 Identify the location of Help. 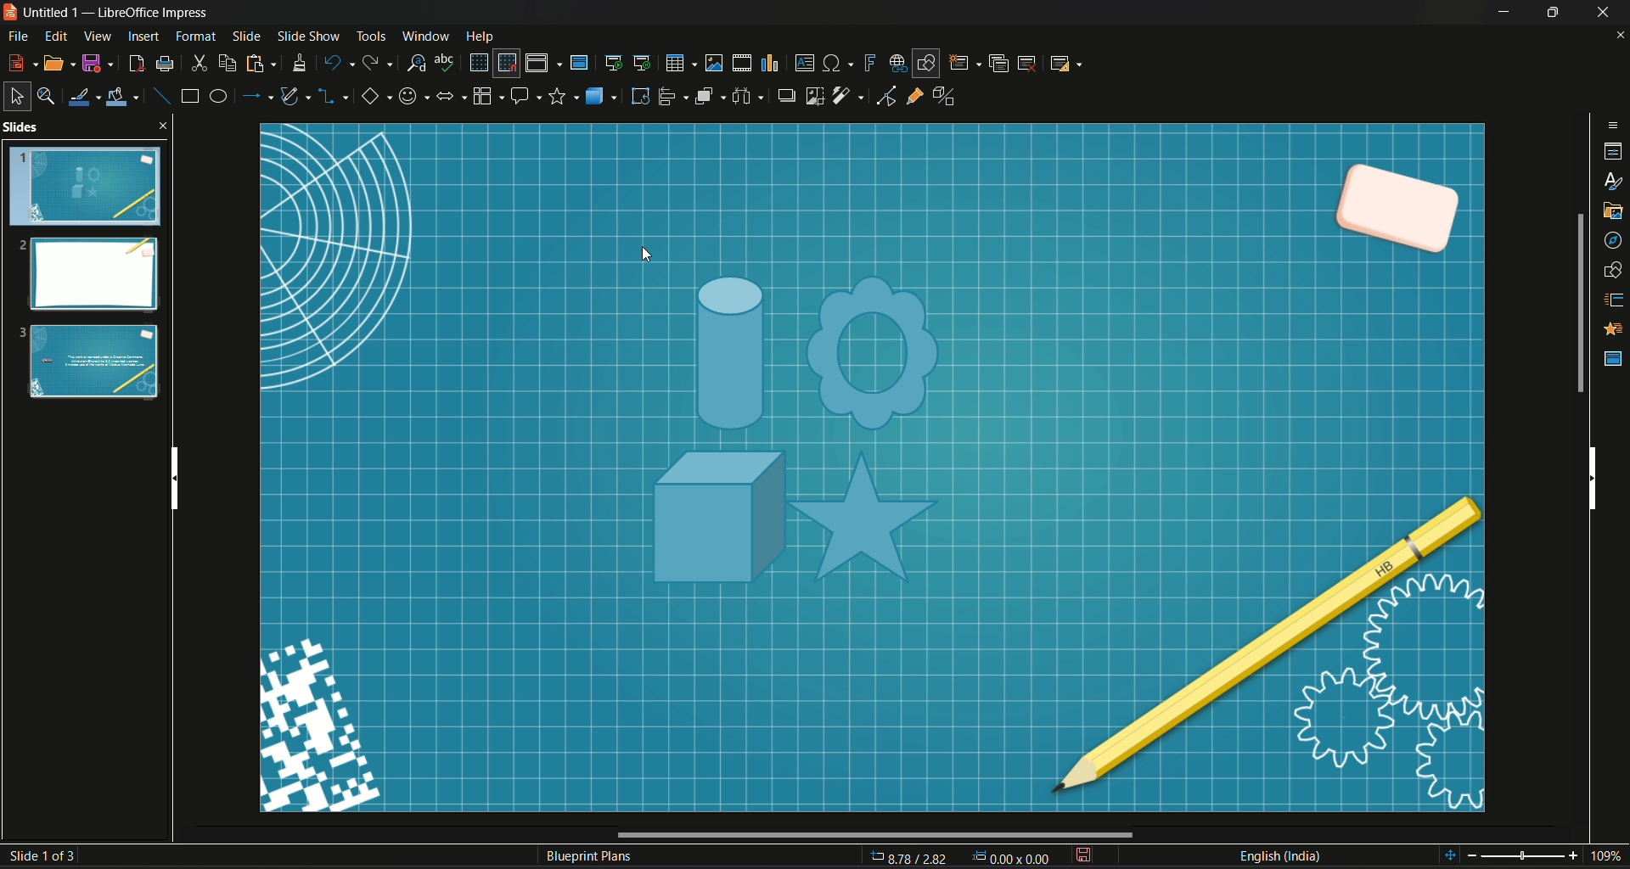
(481, 36).